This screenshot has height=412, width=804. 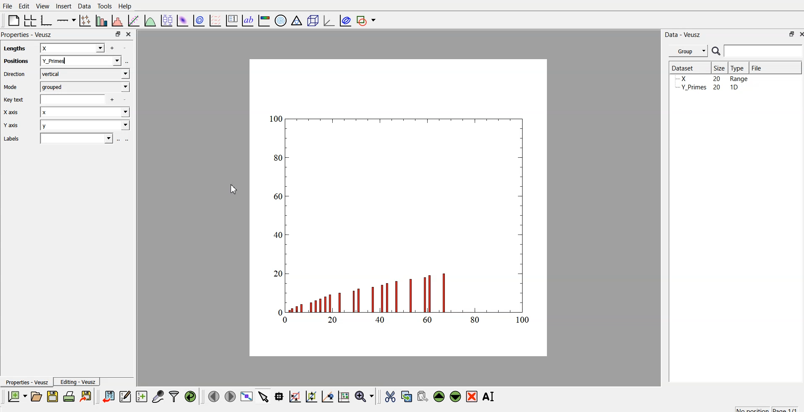 I want to click on y planes... 20 10, so click(x=711, y=89).